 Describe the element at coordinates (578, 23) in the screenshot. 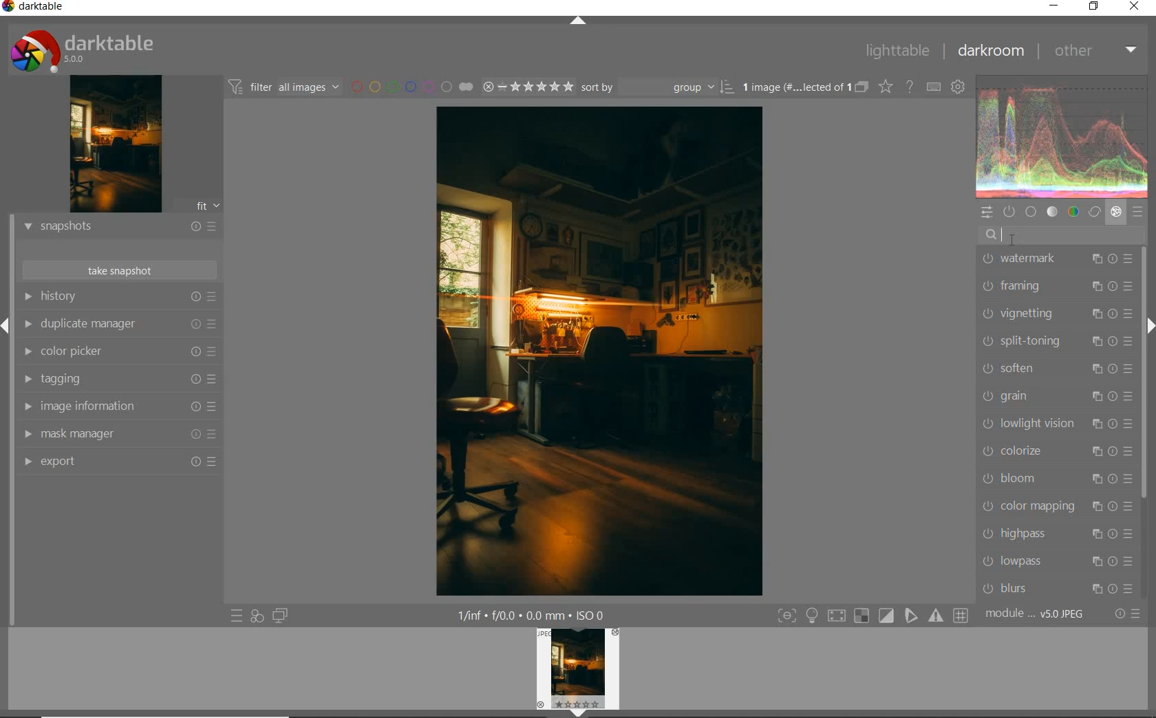

I see `expand/collapse` at that location.